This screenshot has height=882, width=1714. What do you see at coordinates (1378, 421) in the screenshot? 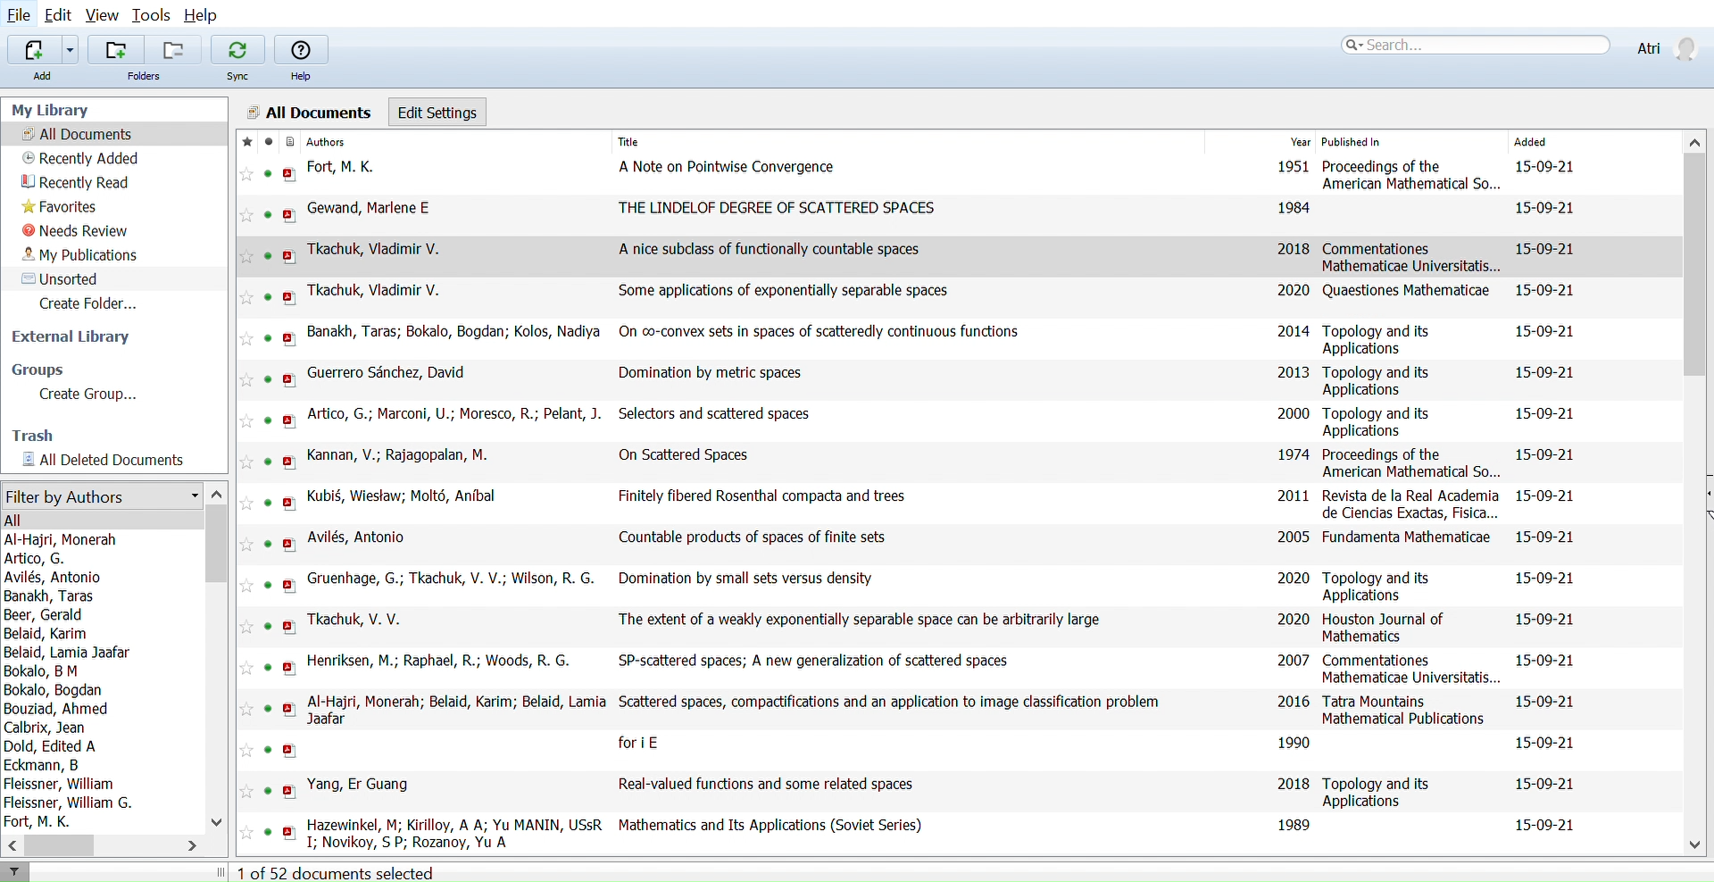
I see `Topology and its Applications` at bounding box center [1378, 421].